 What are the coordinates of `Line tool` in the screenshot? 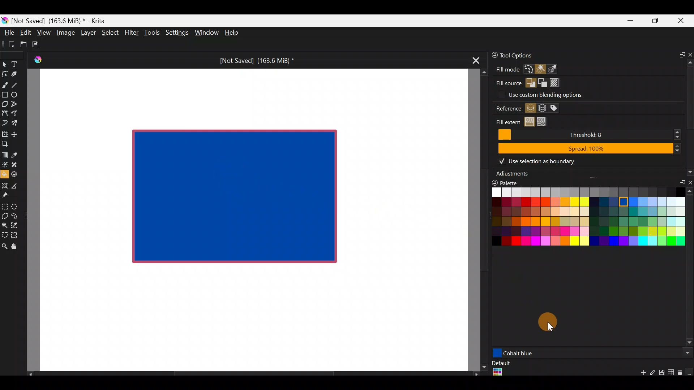 It's located at (17, 83).